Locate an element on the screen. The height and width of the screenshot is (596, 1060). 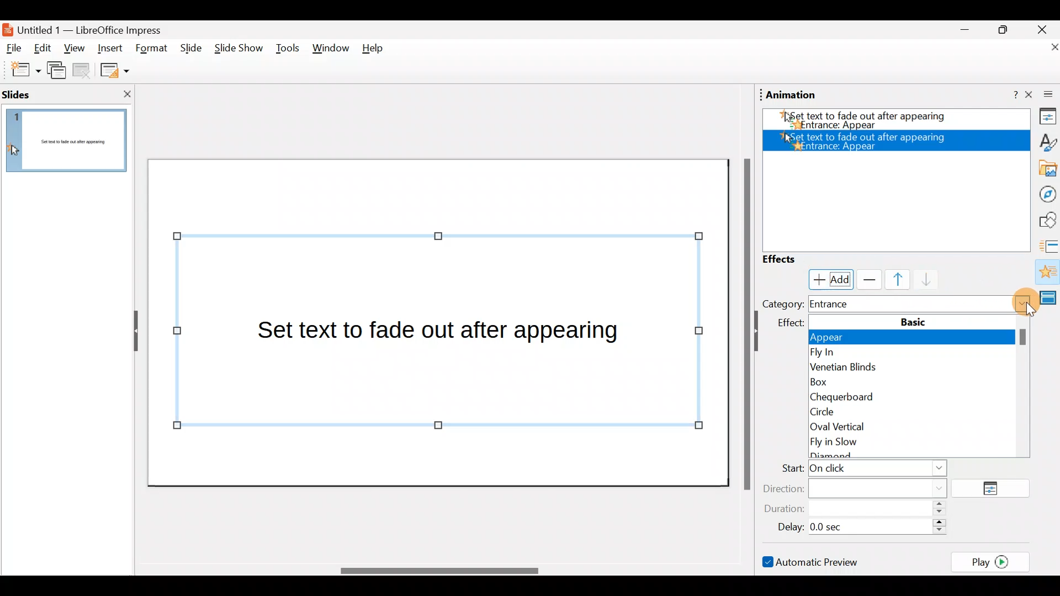
Basic is located at coordinates (914, 321).